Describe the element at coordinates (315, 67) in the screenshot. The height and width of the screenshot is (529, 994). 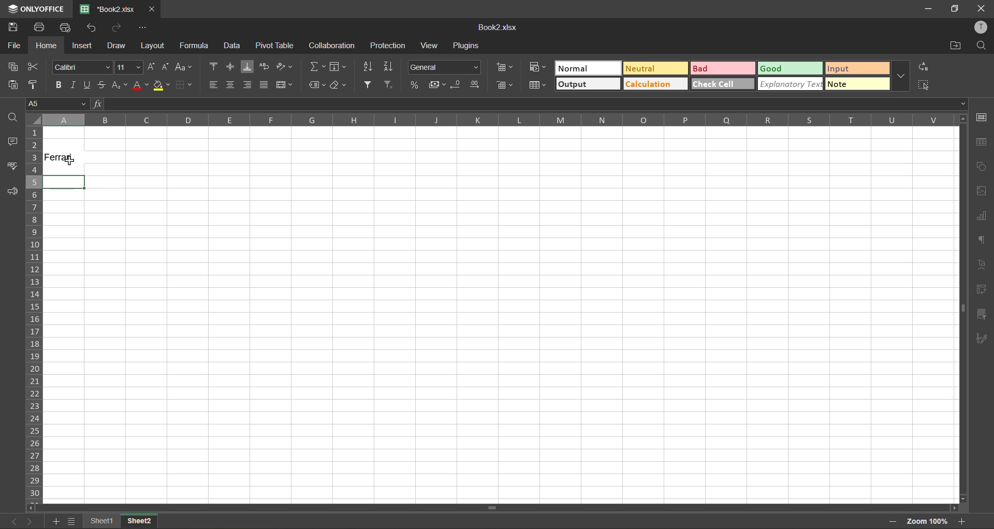
I see `summation` at that location.